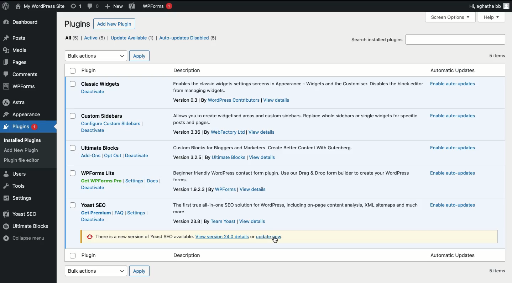 Image resolution: width=512 pixels, height=283 pixels. Describe the element at coordinates (455, 40) in the screenshot. I see `Search plugins` at that location.